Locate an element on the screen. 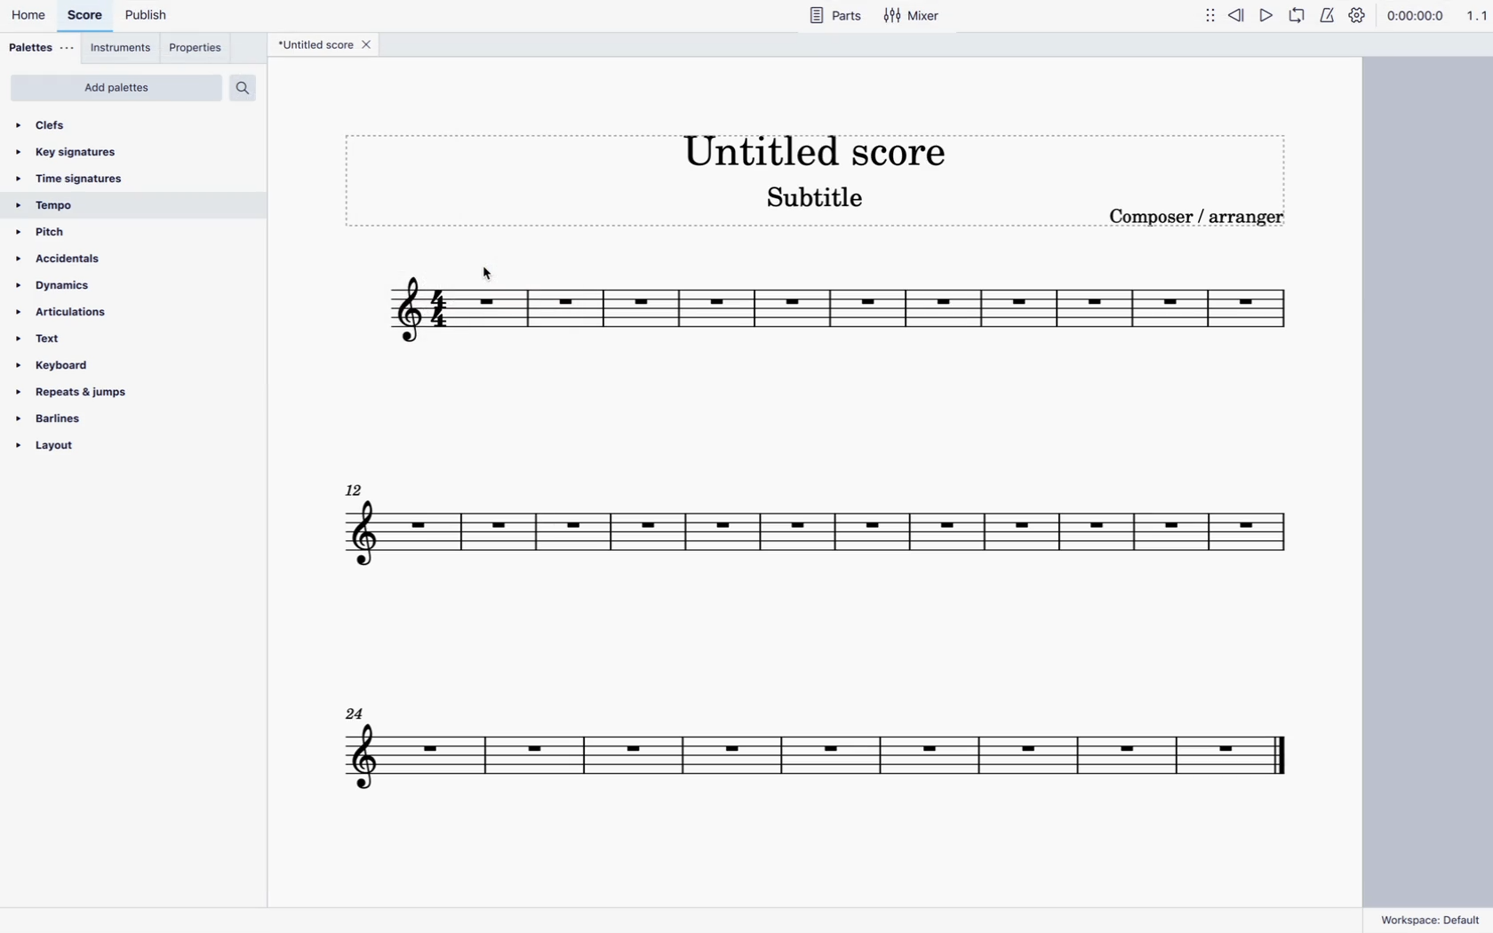  score title is located at coordinates (809, 146).